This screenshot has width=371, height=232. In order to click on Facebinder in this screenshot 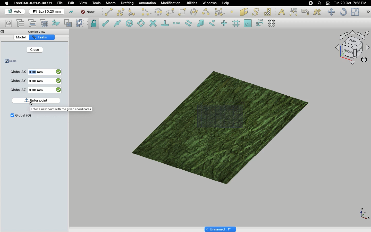, I will do `click(243, 12)`.